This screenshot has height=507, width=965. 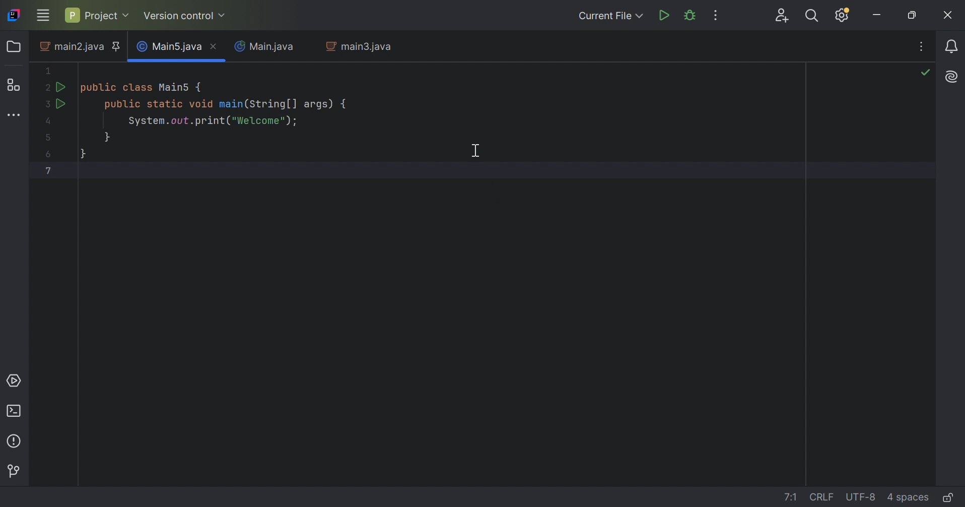 What do you see at coordinates (51, 87) in the screenshot?
I see `2` at bounding box center [51, 87].